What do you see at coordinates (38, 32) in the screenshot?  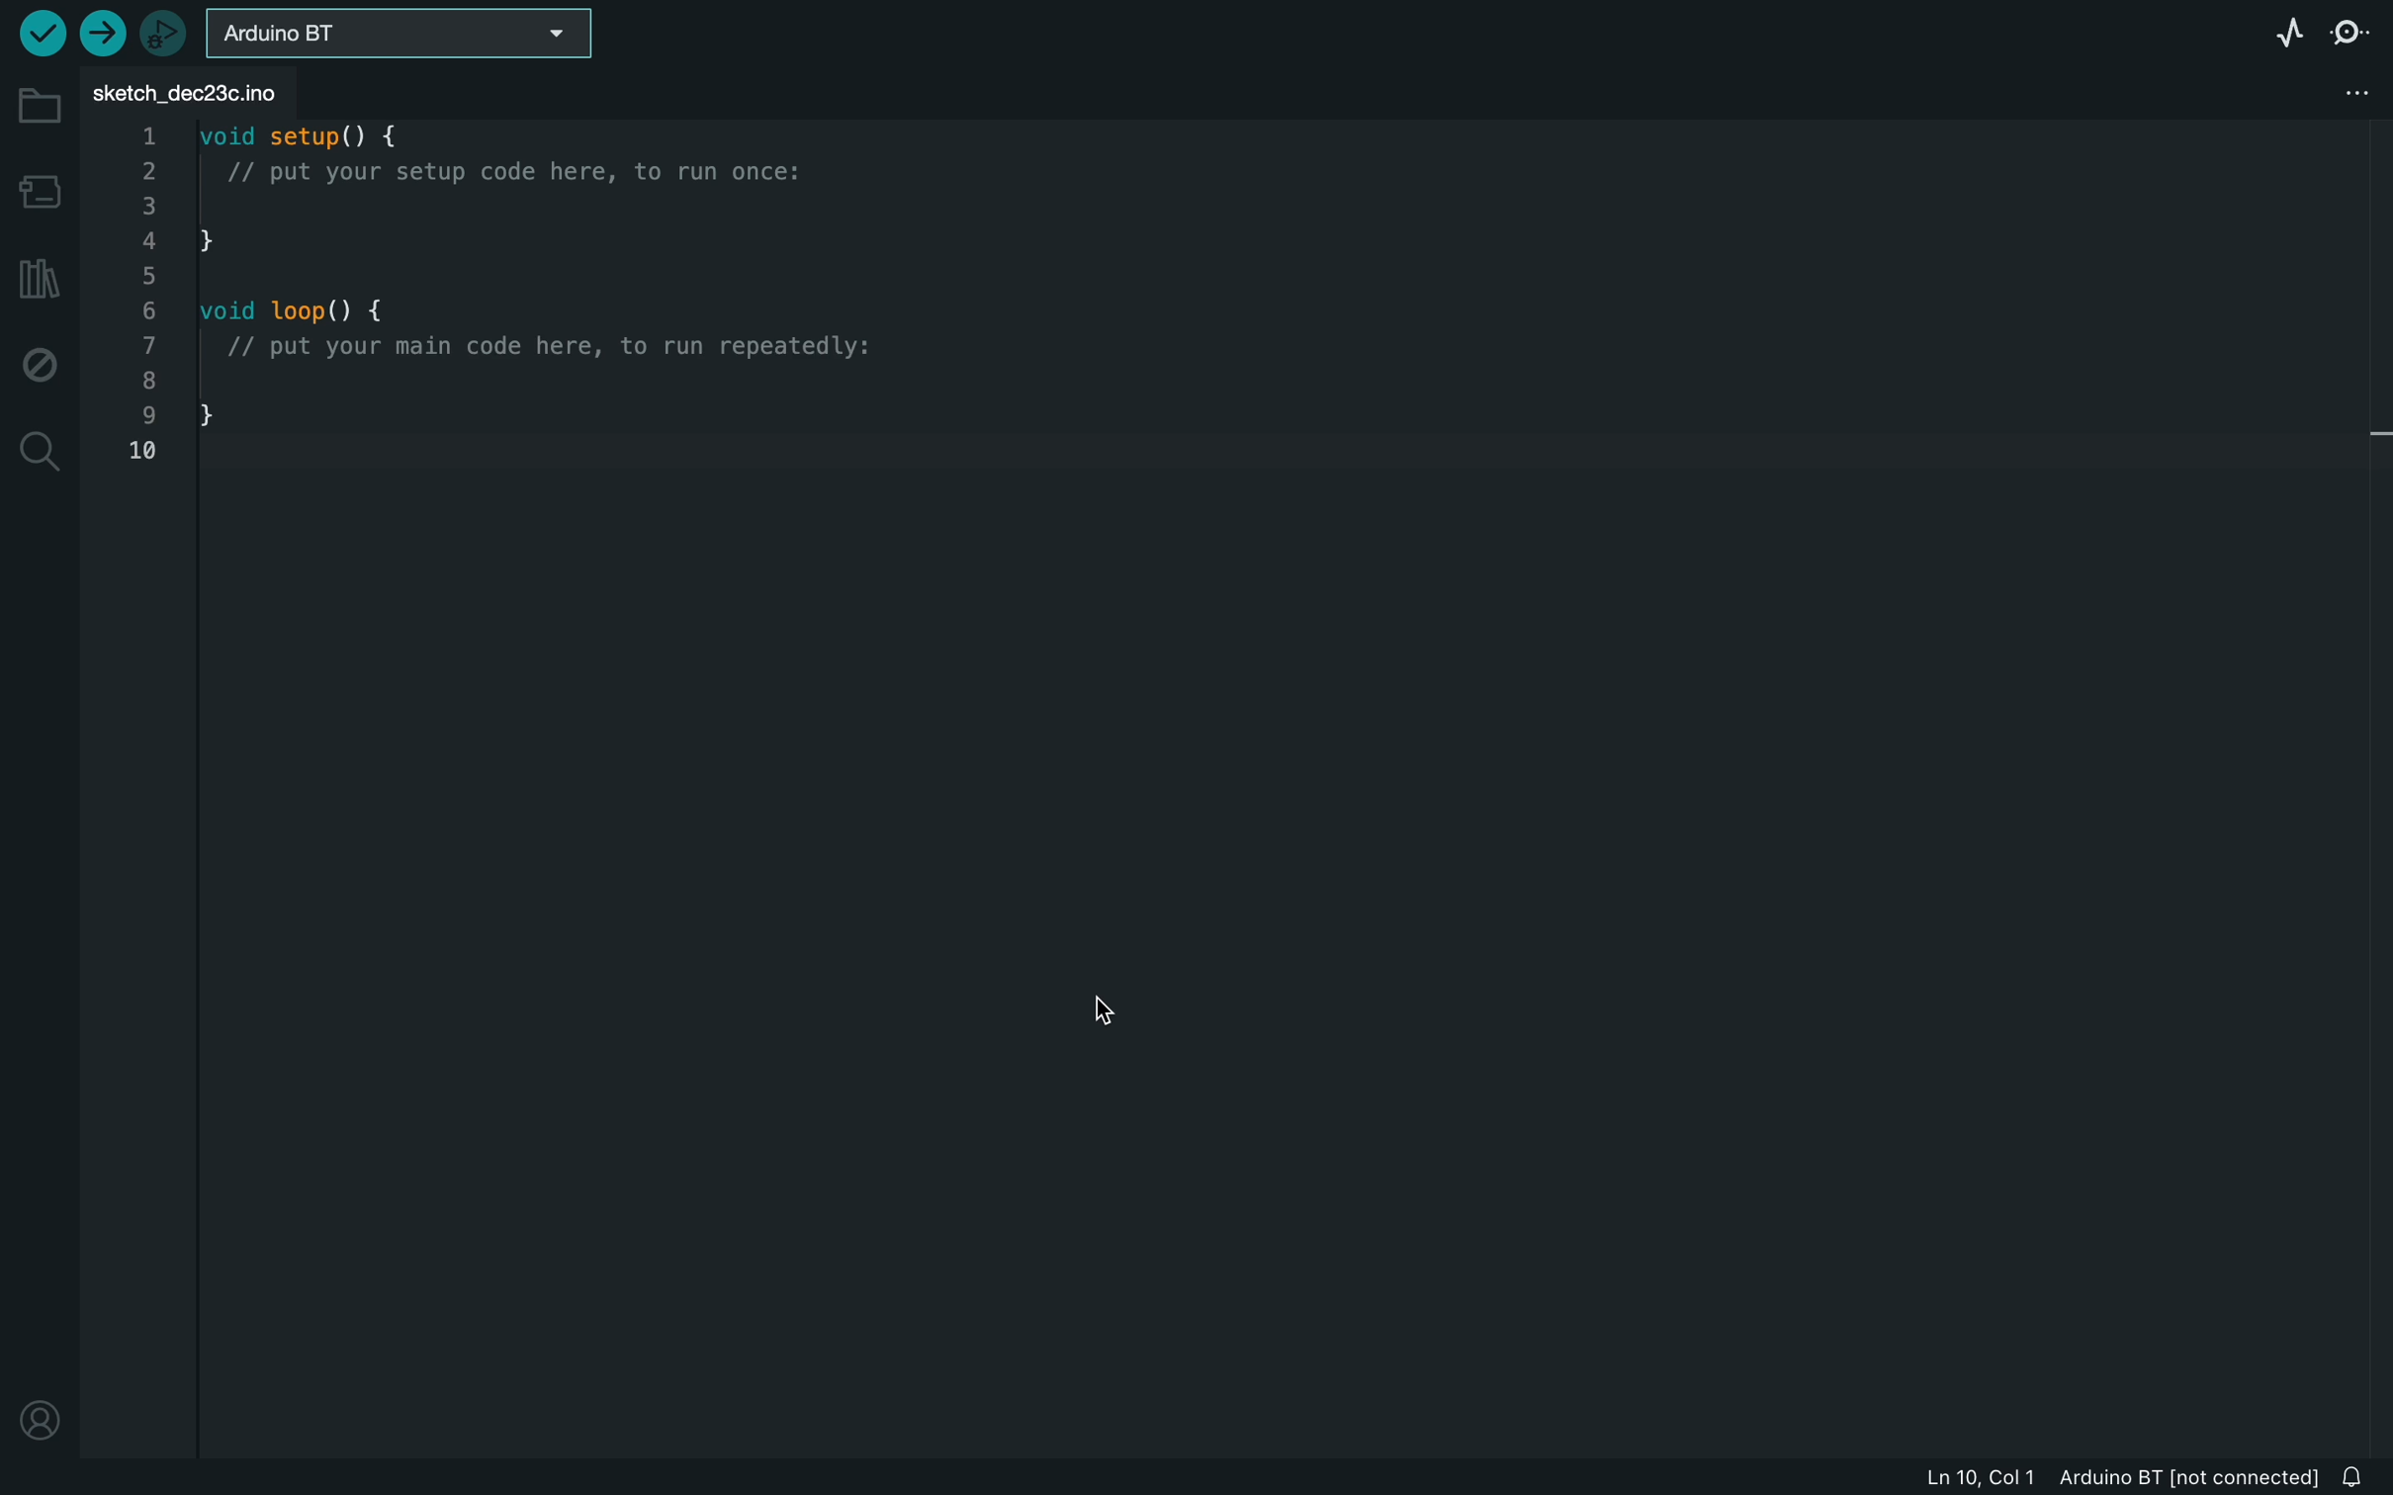 I see `verify` at bounding box center [38, 32].